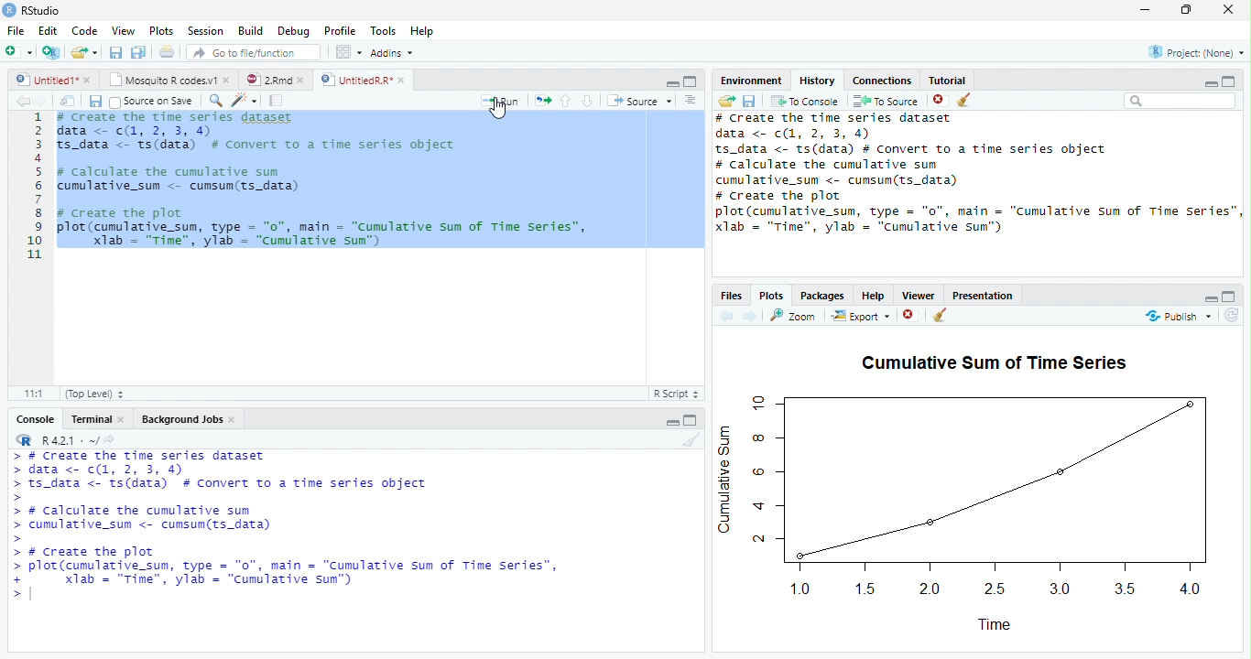 This screenshot has height=659, width=1251. I want to click on Code Refactor, so click(246, 100).